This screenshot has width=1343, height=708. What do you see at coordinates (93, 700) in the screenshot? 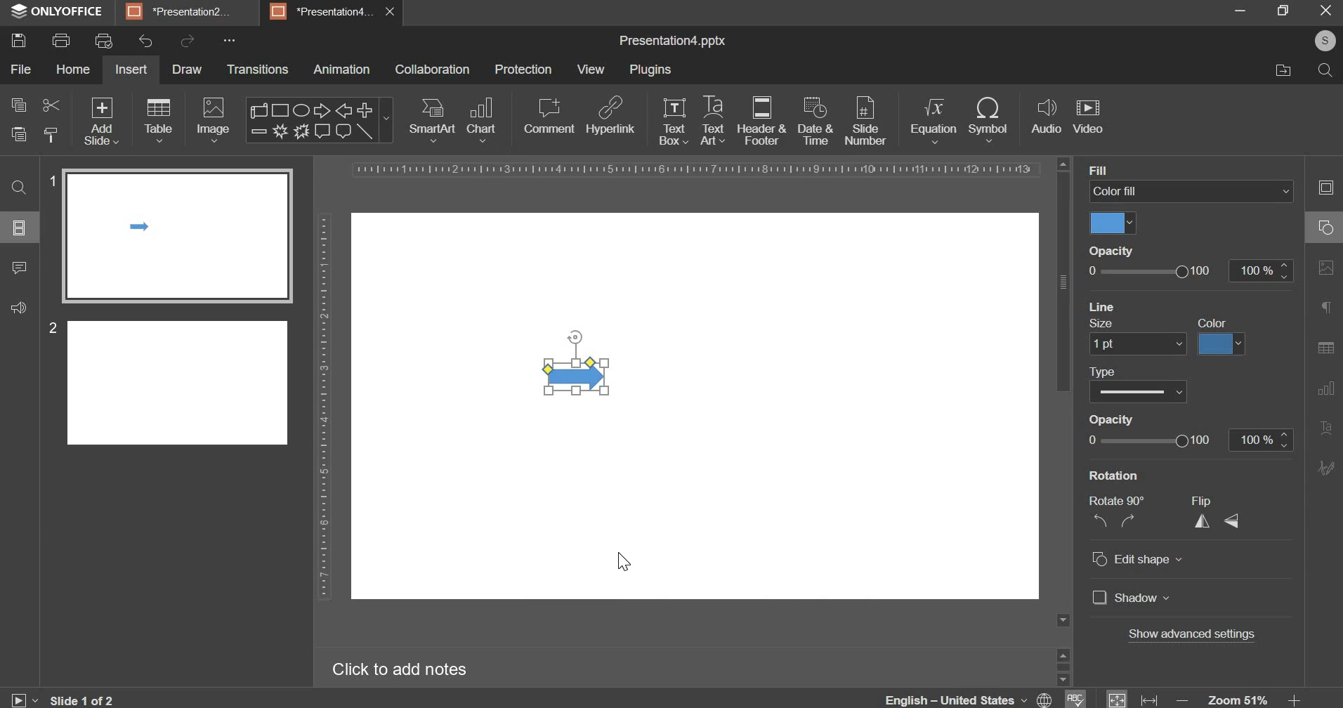
I see `+ Slide 10f2` at bounding box center [93, 700].